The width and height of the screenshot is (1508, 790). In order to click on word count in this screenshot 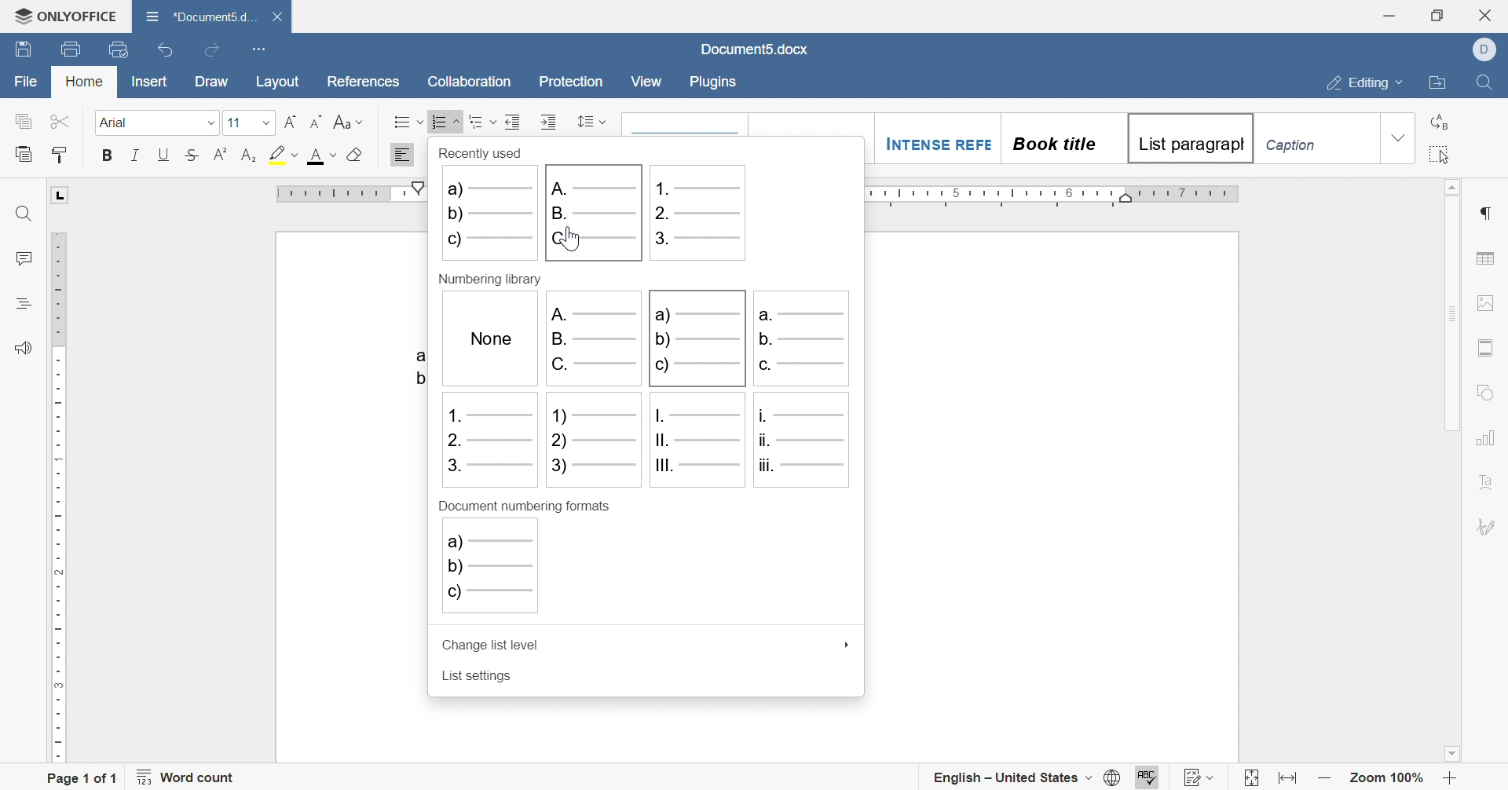, I will do `click(186, 776)`.